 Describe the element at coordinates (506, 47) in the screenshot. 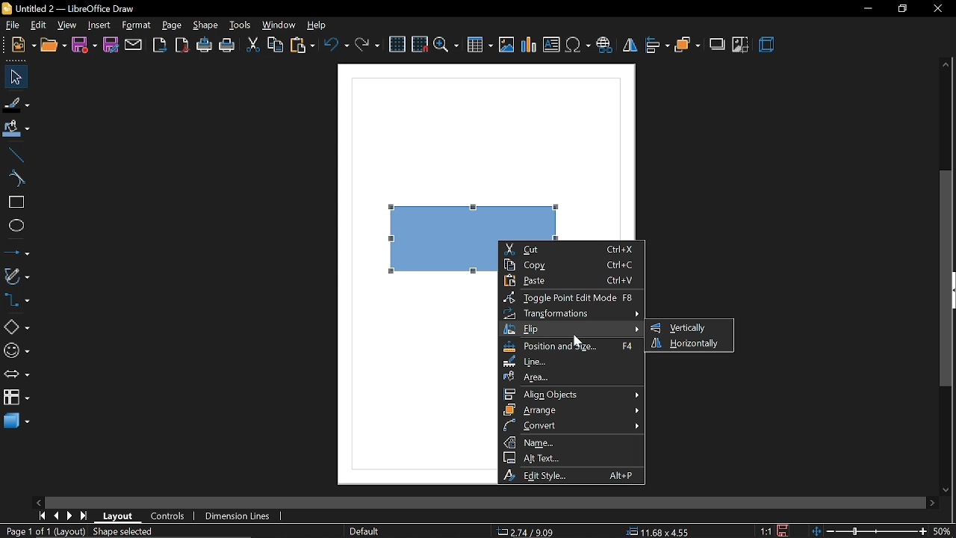

I see `insert image` at that location.